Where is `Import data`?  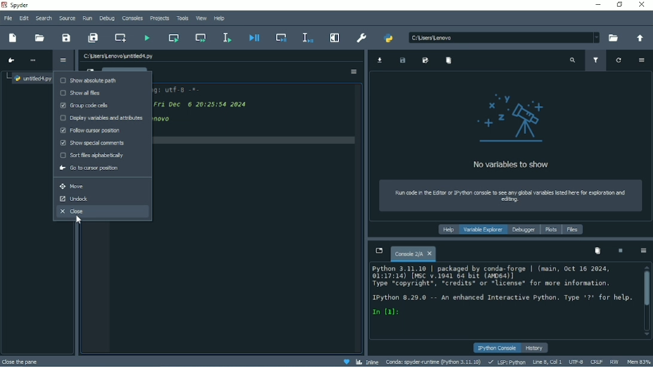
Import data is located at coordinates (380, 62).